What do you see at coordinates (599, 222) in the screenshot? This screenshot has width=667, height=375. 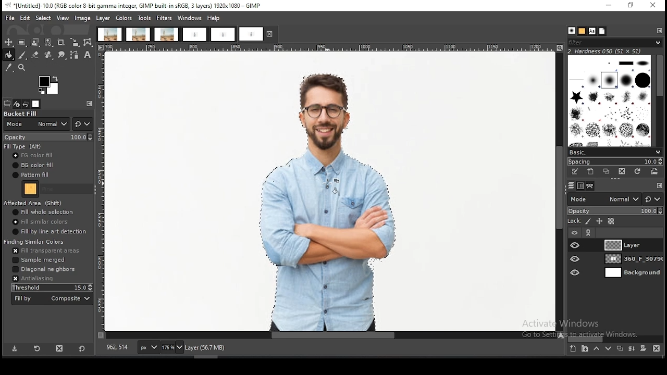 I see `lock position and size` at bounding box center [599, 222].